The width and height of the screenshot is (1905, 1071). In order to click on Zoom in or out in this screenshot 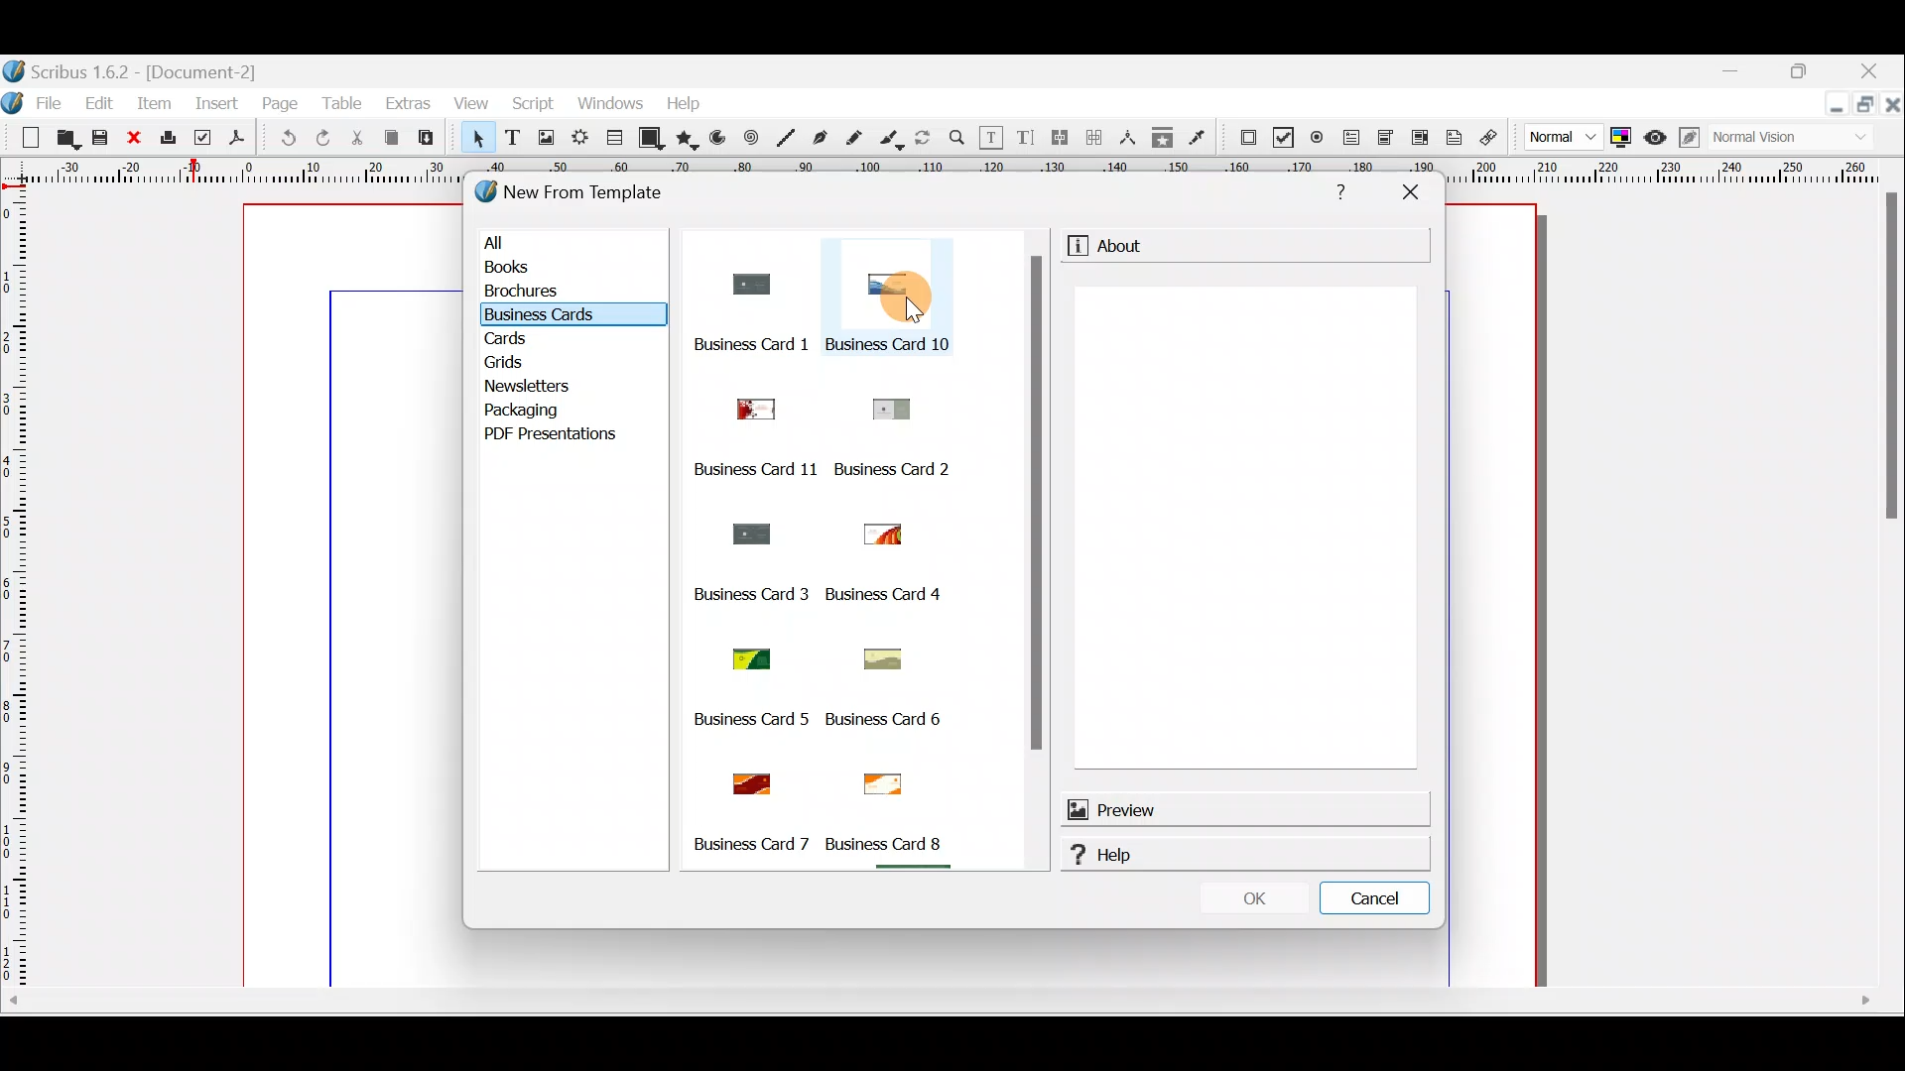, I will do `click(959, 139)`.